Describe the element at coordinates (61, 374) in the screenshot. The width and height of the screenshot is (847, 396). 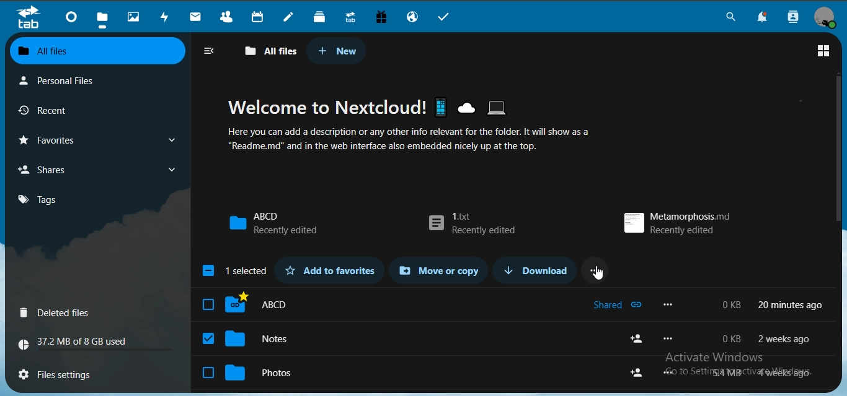
I see `files settings` at that location.